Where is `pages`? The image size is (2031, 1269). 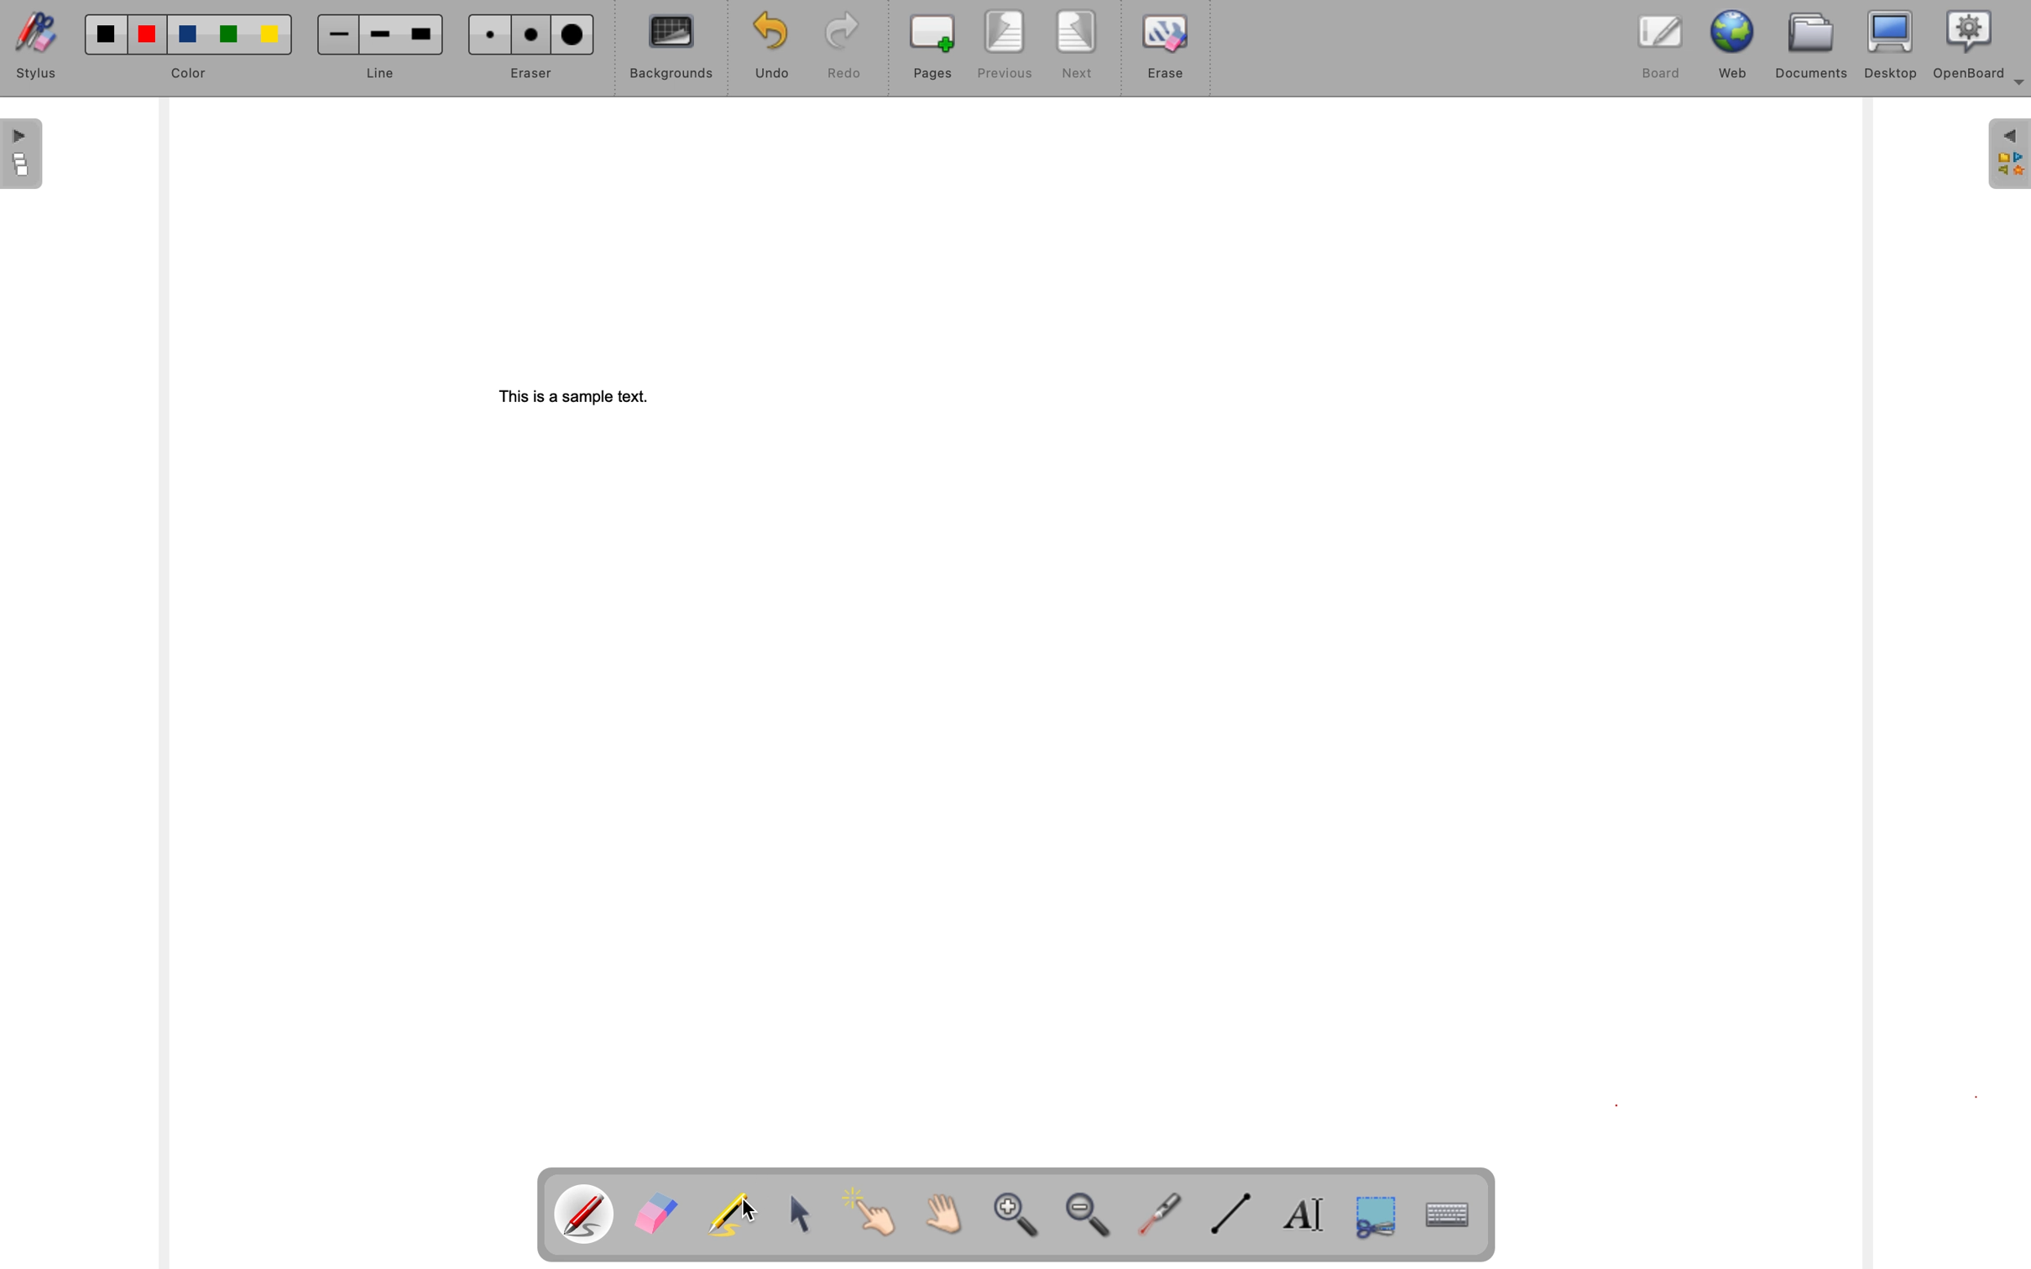
pages is located at coordinates (927, 47).